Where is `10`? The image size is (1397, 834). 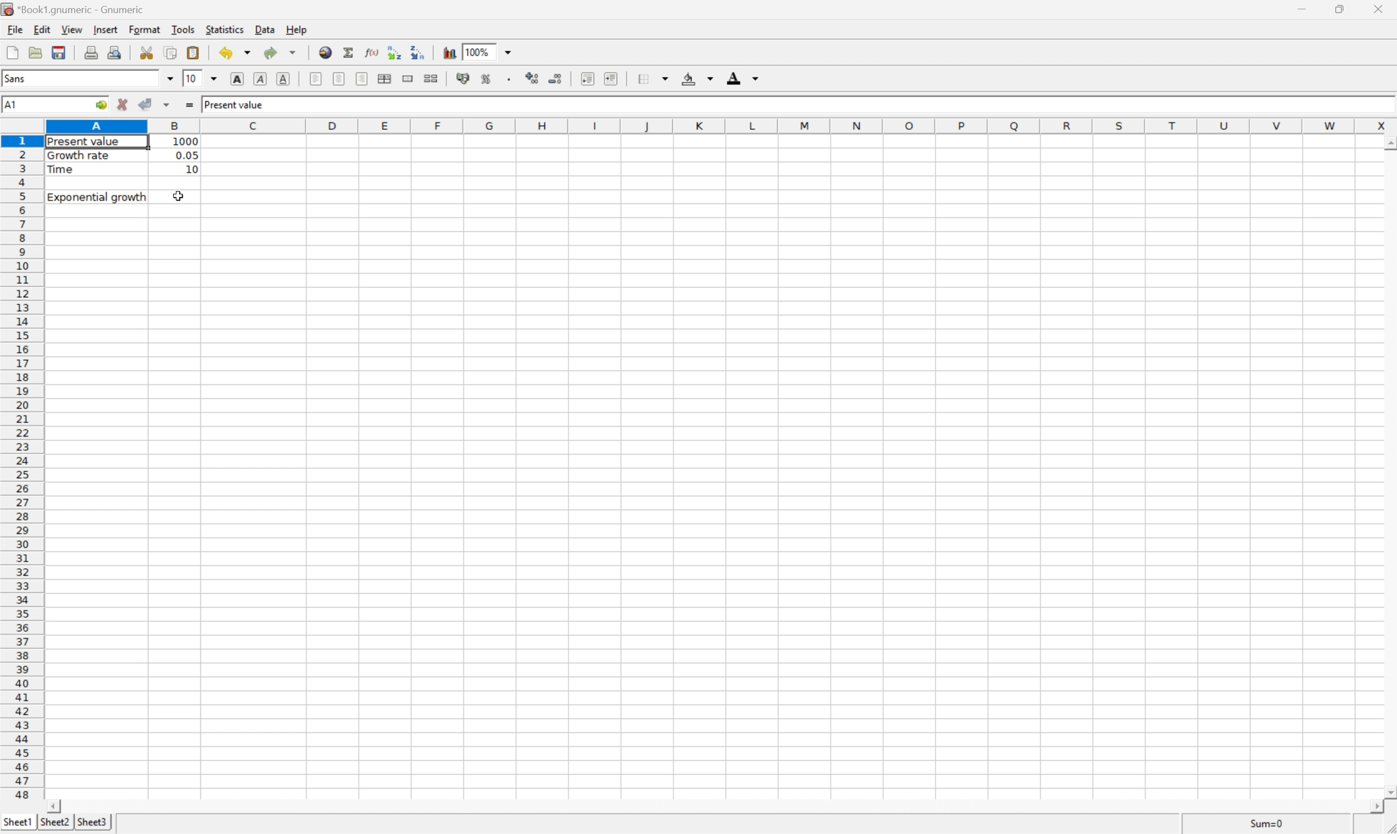
10 is located at coordinates (191, 78).